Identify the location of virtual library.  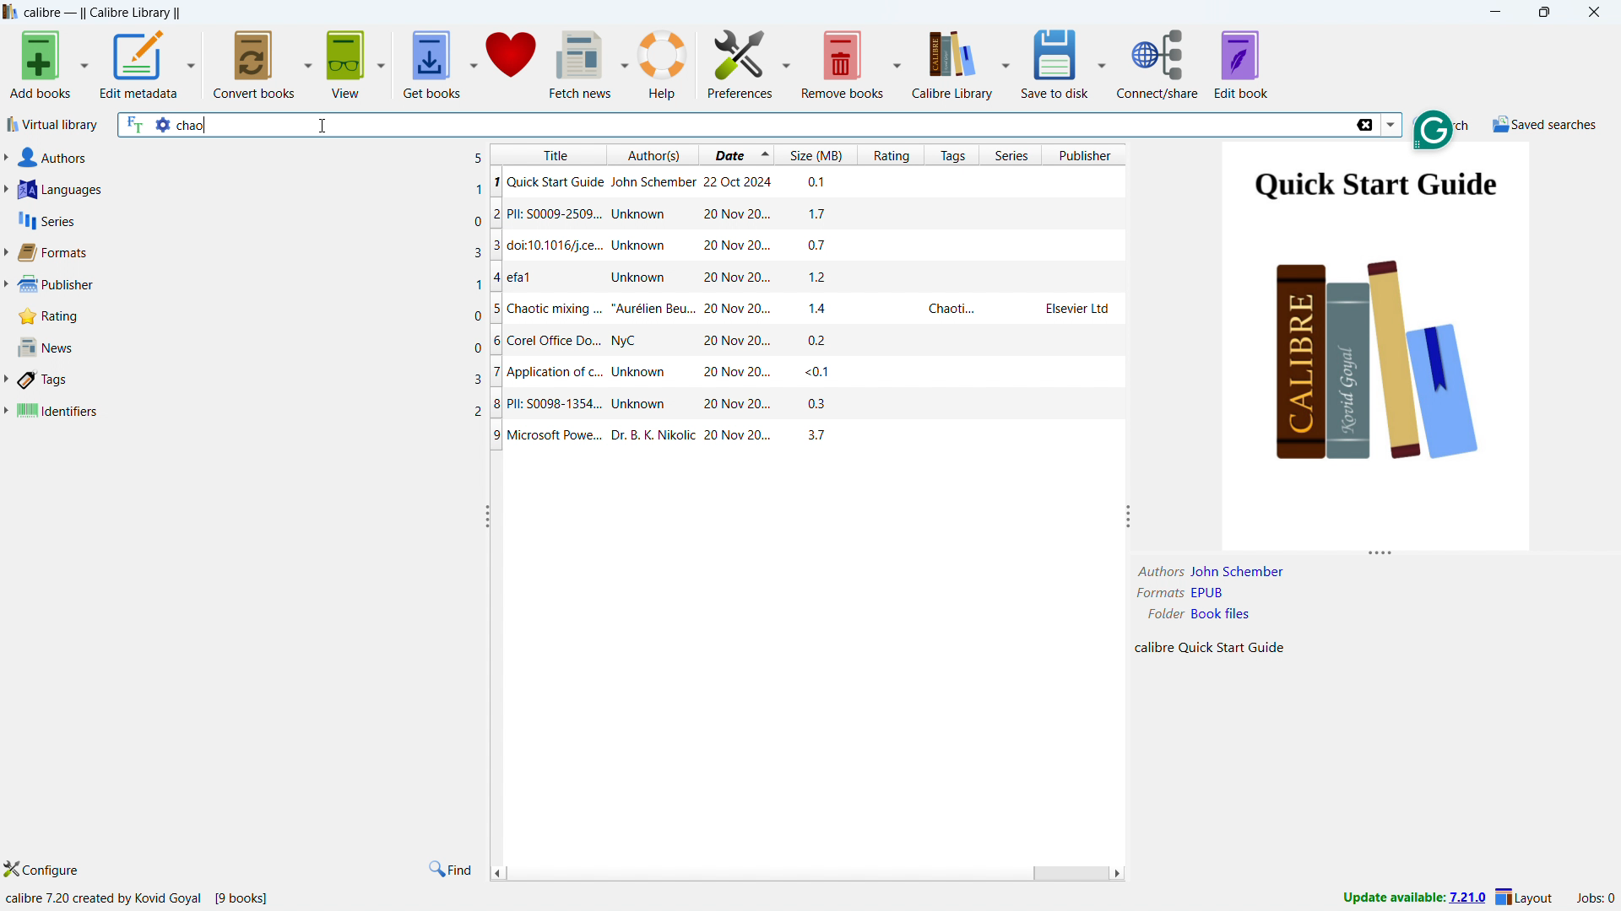
(52, 126).